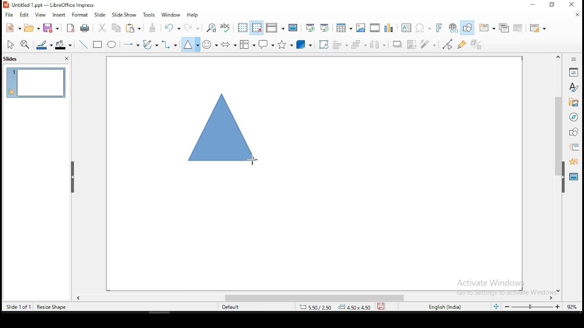  I want to click on active shape, so click(224, 130).